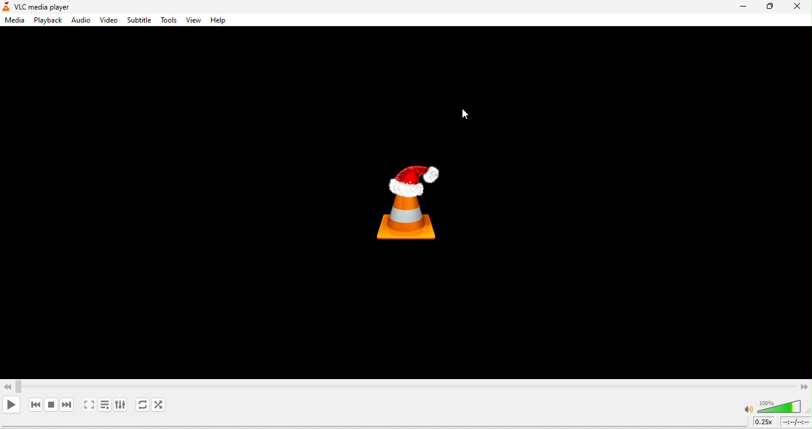 This screenshot has height=429, width=812. Describe the element at coordinates (11, 407) in the screenshot. I see `play` at that location.